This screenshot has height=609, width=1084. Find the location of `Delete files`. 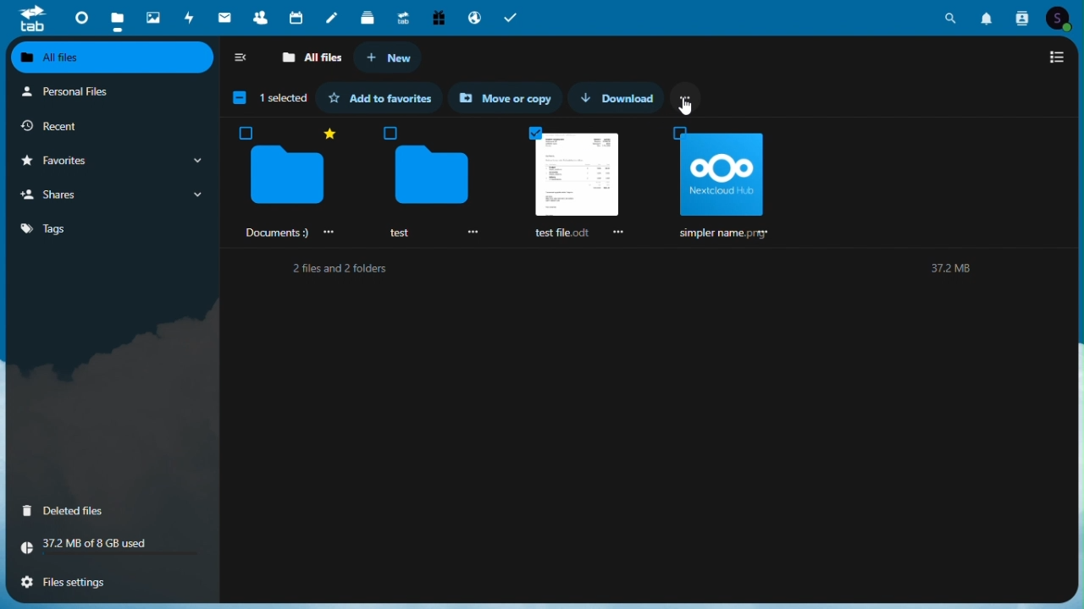

Delete files is located at coordinates (104, 512).